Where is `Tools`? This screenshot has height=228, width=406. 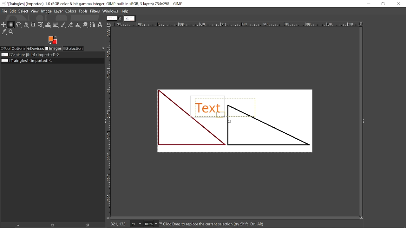
Tools is located at coordinates (83, 12).